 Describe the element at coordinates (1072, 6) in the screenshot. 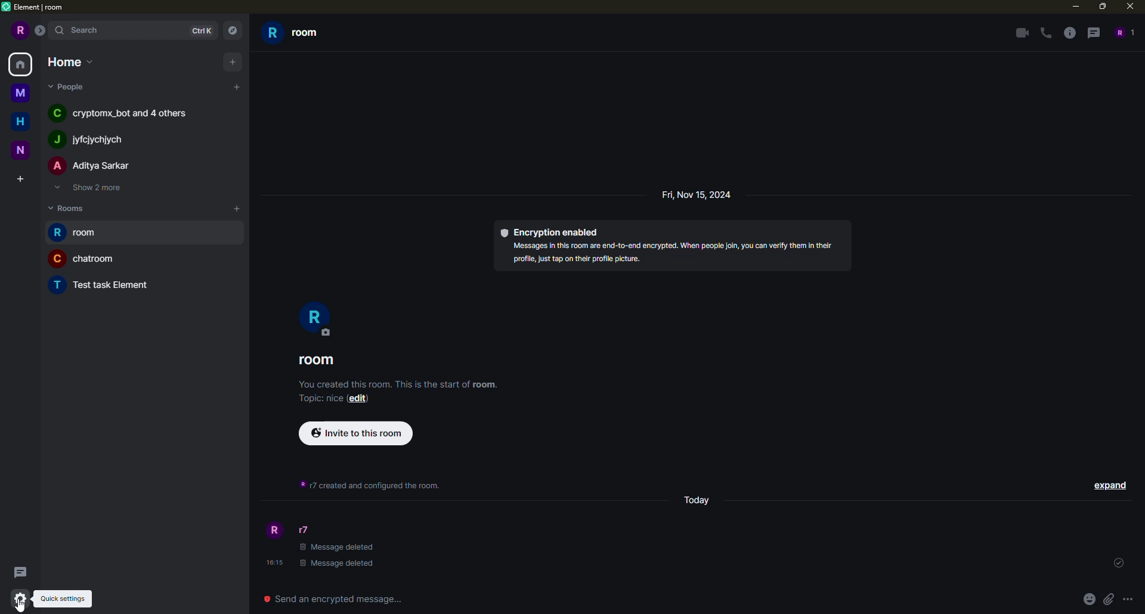

I see `minimize` at that location.